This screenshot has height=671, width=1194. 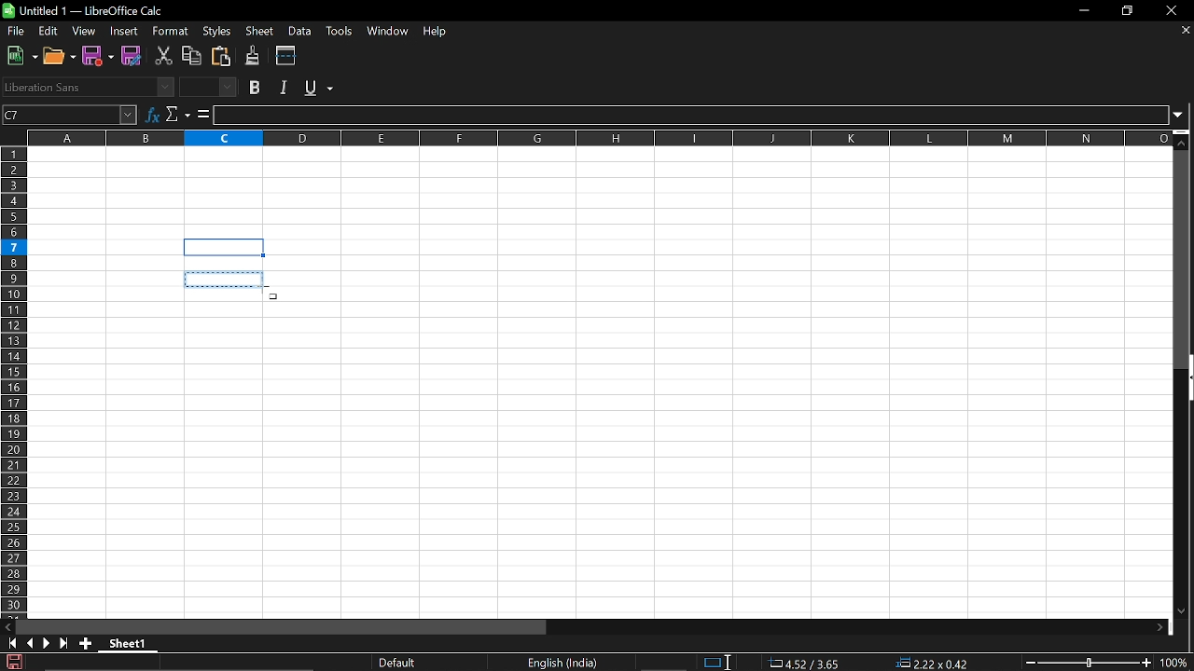 What do you see at coordinates (262, 32) in the screenshot?
I see `Sheet` at bounding box center [262, 32].